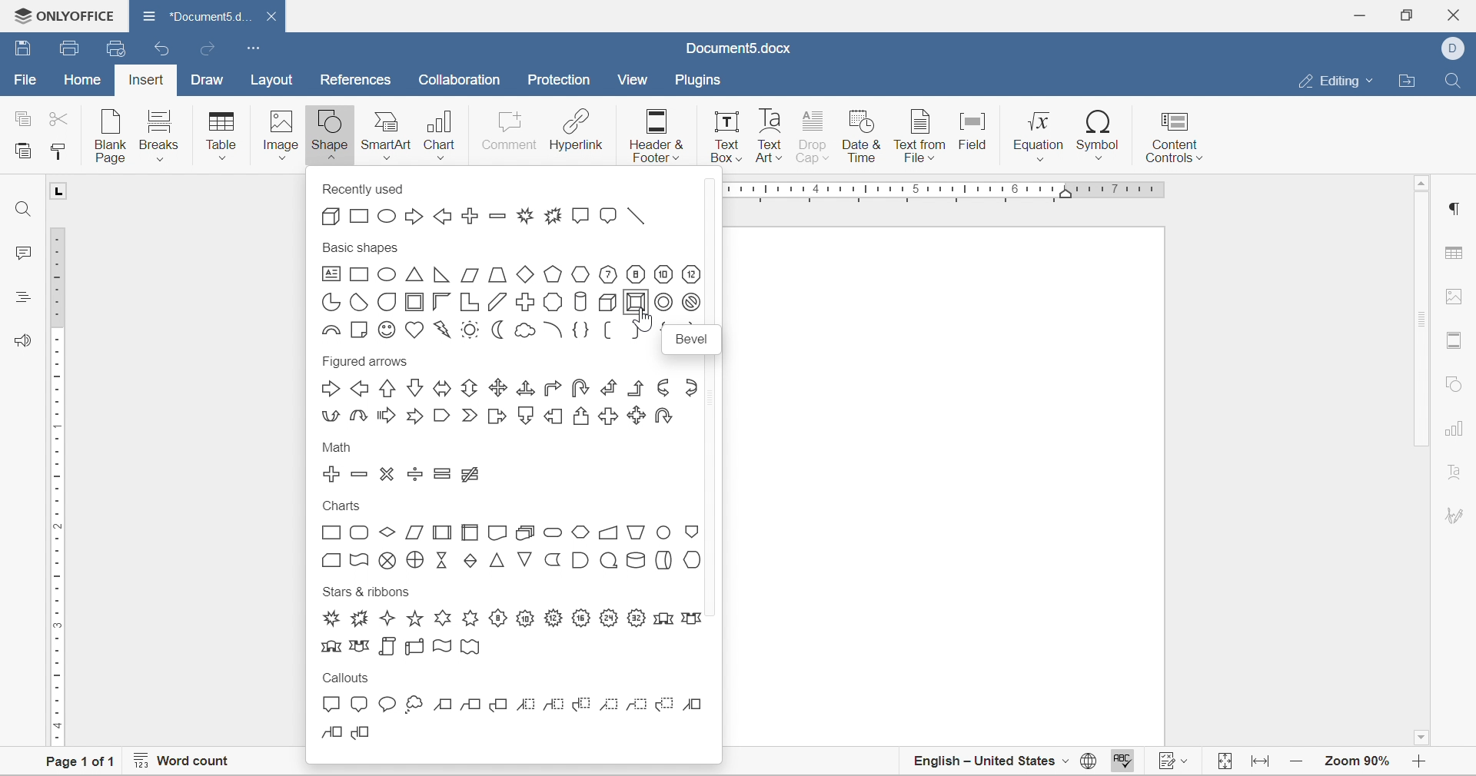  Describe the element at coordinates (1097, 137) in the screenshot. I see `symbol` at that location.